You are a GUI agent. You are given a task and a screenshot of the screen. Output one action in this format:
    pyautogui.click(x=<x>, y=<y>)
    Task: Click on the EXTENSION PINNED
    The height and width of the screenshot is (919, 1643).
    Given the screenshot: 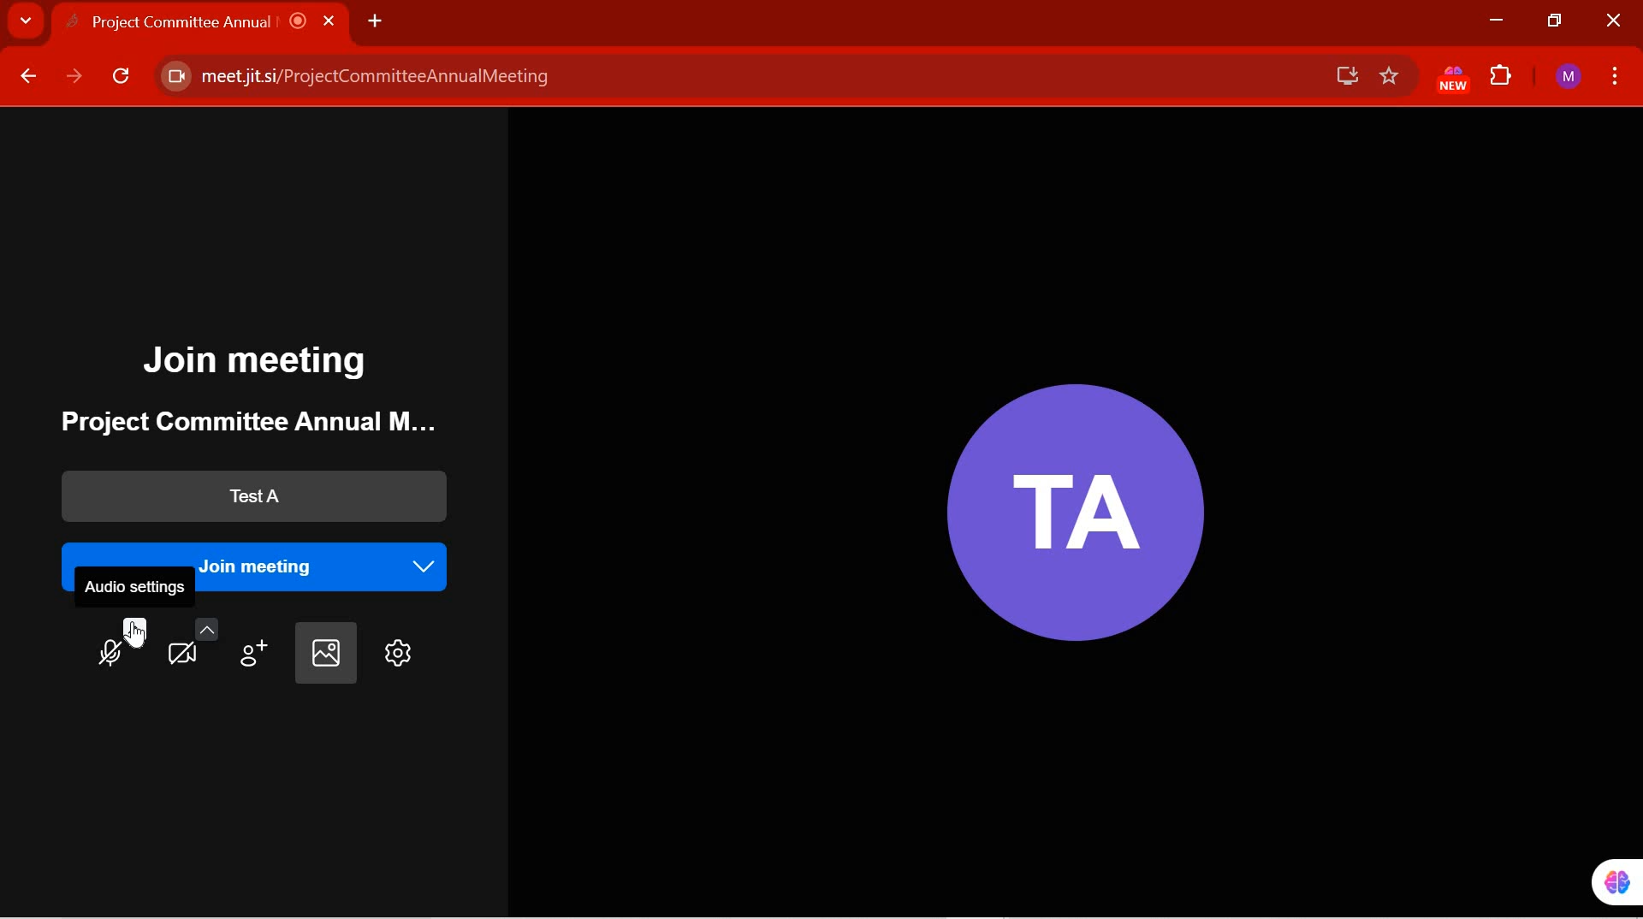 What is the action you would take?
    pyautogui.click(x=1448, y=80)
    